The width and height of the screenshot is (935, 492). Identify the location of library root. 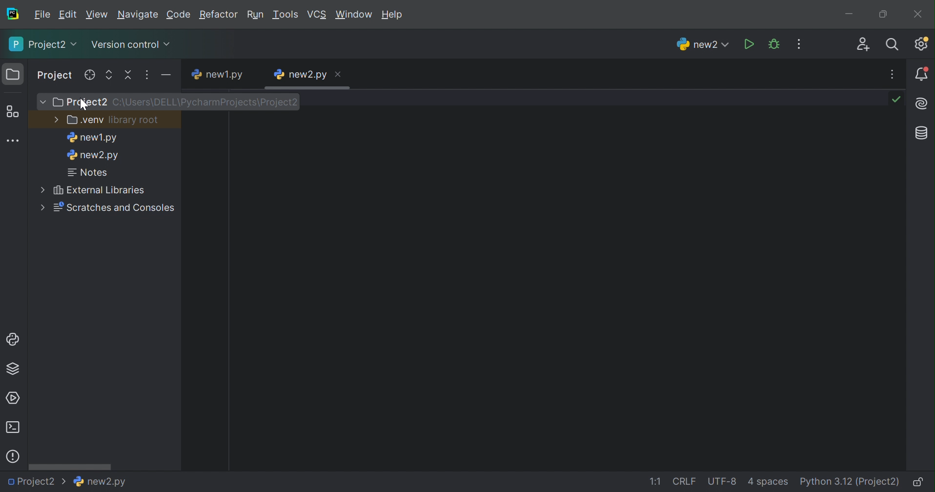
(135, 121).